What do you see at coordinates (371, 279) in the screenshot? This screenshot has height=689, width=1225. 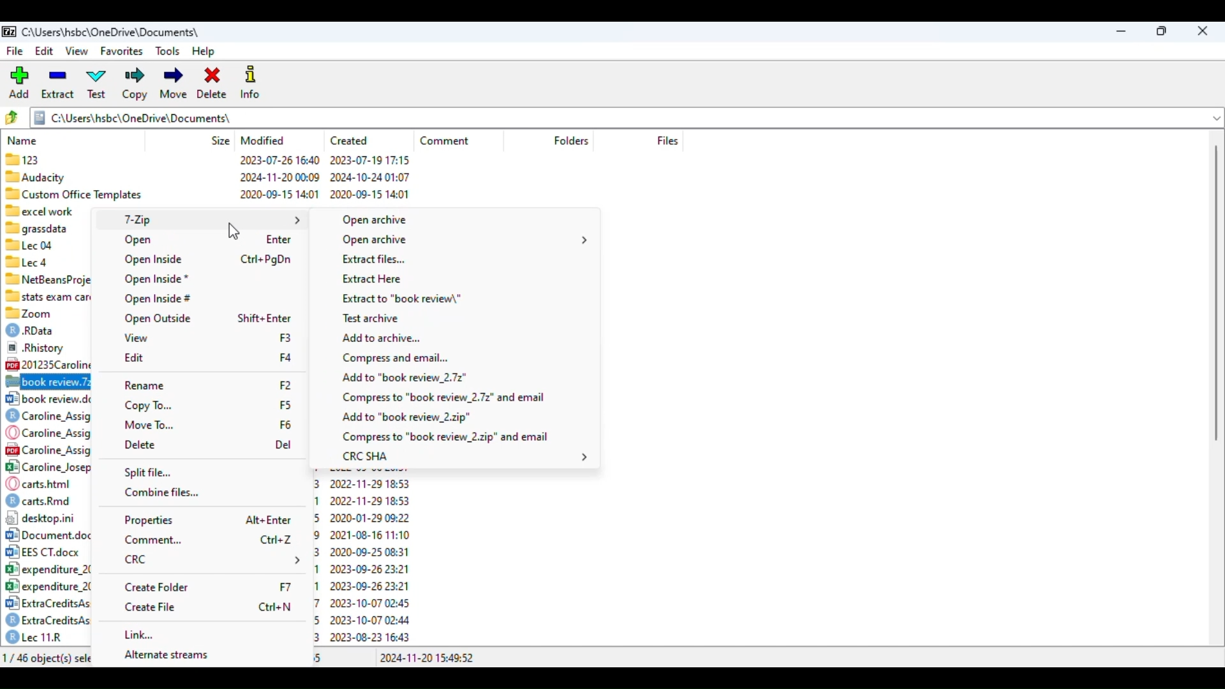 I see `extract here` at bounding box center [371, 279].